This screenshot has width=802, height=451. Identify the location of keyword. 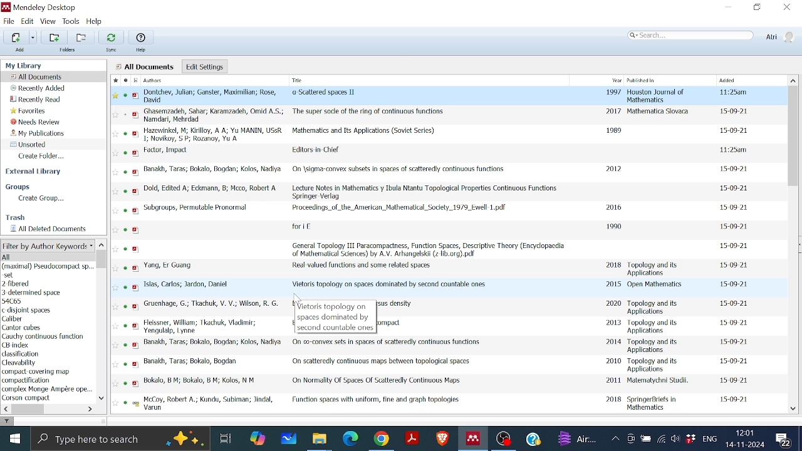
(22, 363).